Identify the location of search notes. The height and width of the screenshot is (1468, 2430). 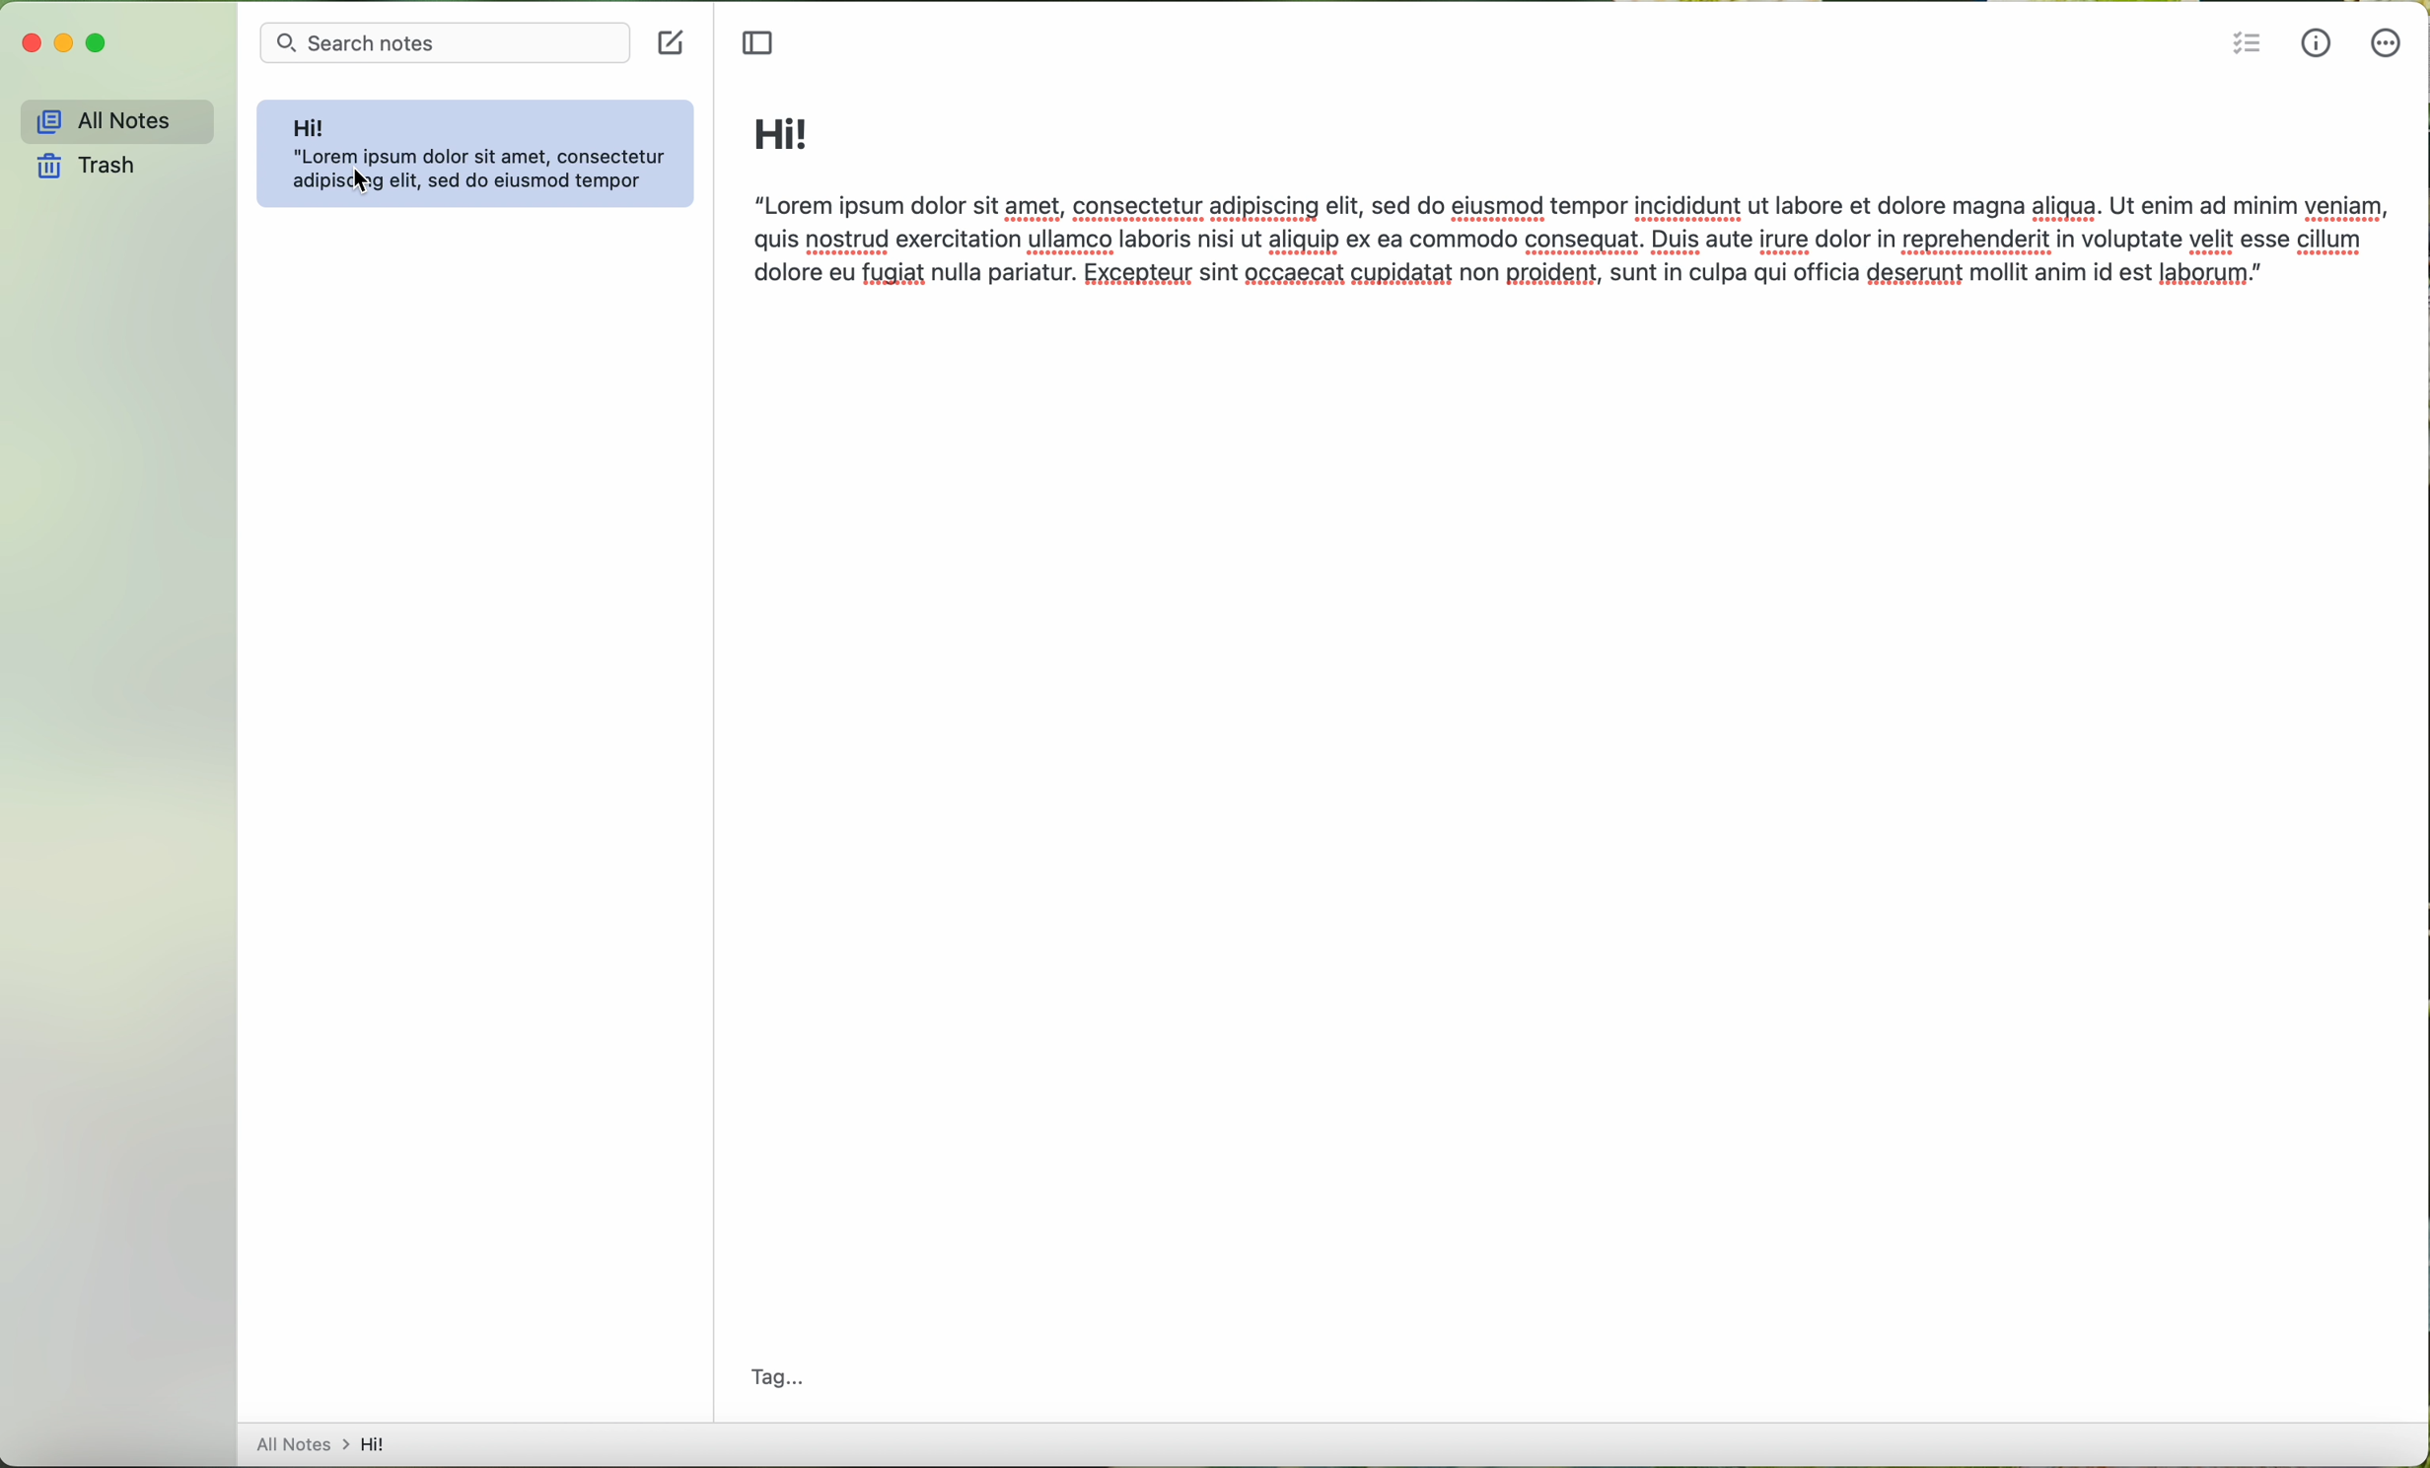
(448, 43).